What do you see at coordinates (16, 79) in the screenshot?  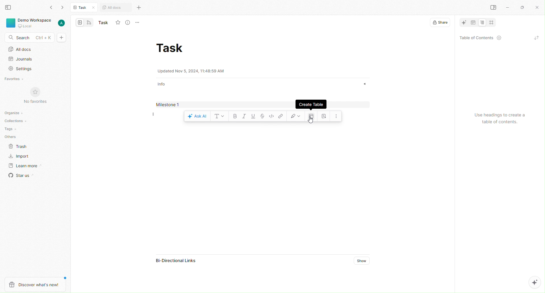 I see `Favorites` at bounding box center [16, 79].